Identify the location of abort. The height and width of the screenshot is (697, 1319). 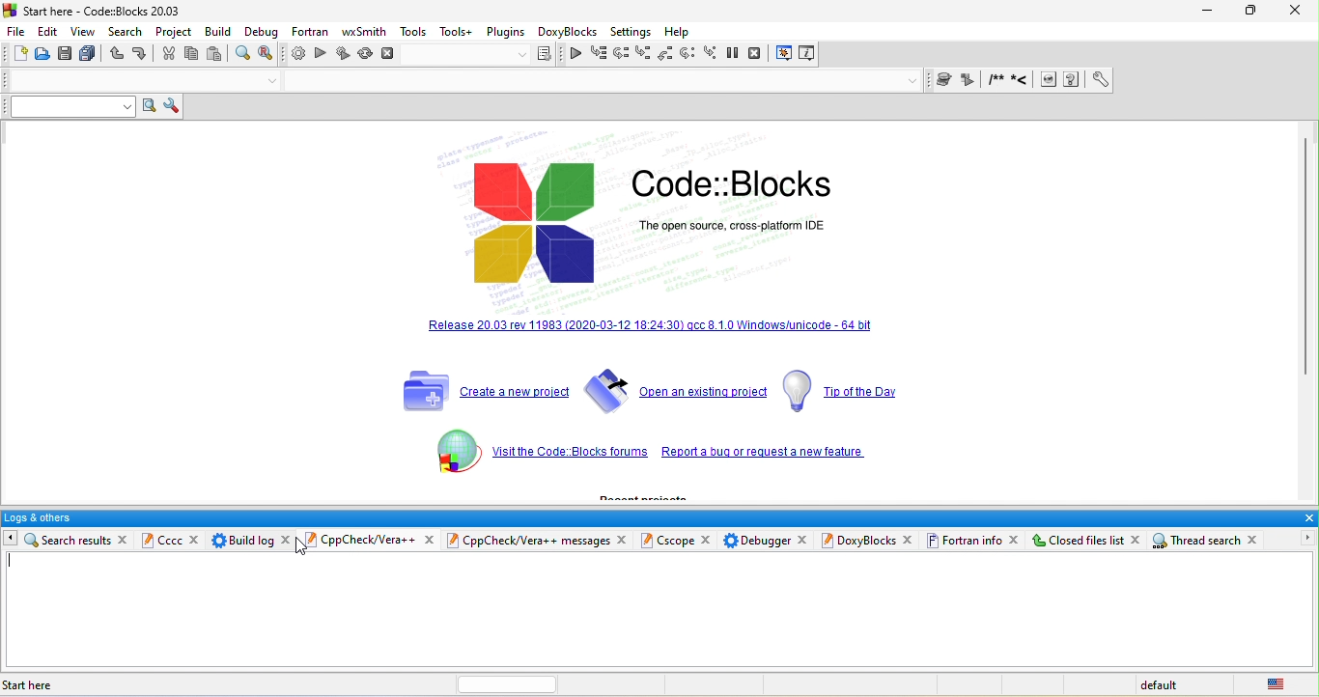
(390, 55).